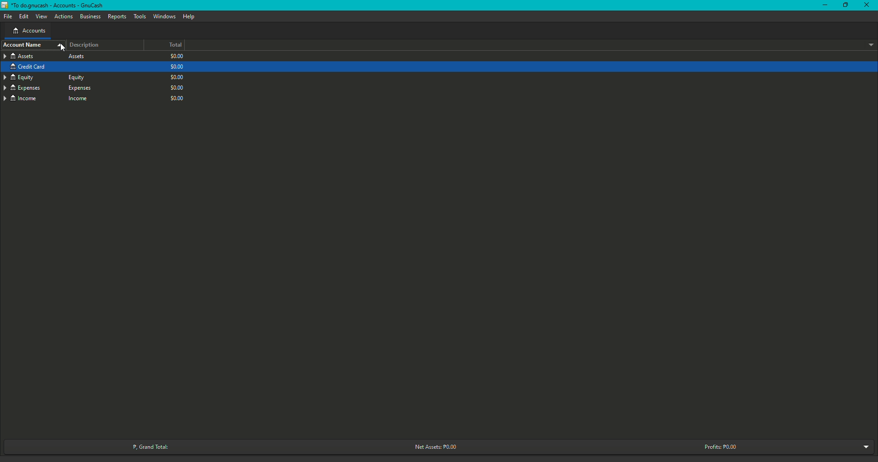 The width and height of the screenshot is (878, 462). What do you see at coordinates (117, 16) in the screenshot?
I see `Reports` at bounding box center [117, 16].